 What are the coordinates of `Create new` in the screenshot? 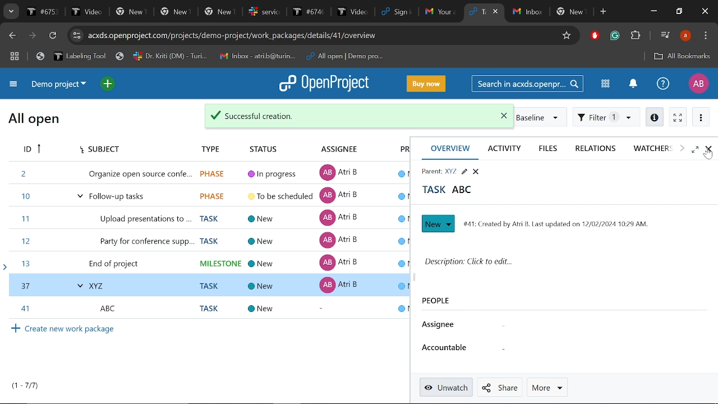 It's located at (437, 223).